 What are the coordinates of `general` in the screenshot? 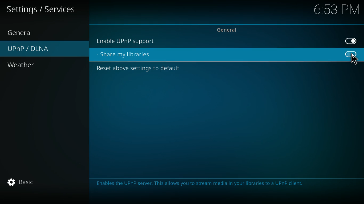 It's located at (23, 31).